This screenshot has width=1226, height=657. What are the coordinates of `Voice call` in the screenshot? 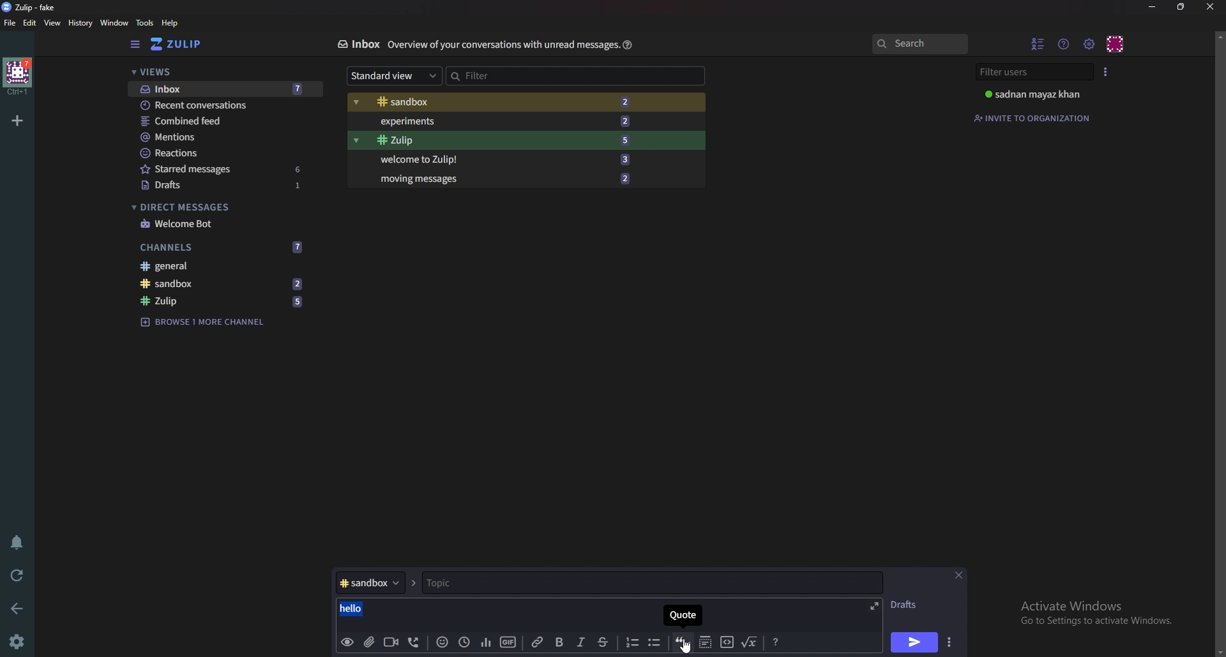 It's located at (413, 641).